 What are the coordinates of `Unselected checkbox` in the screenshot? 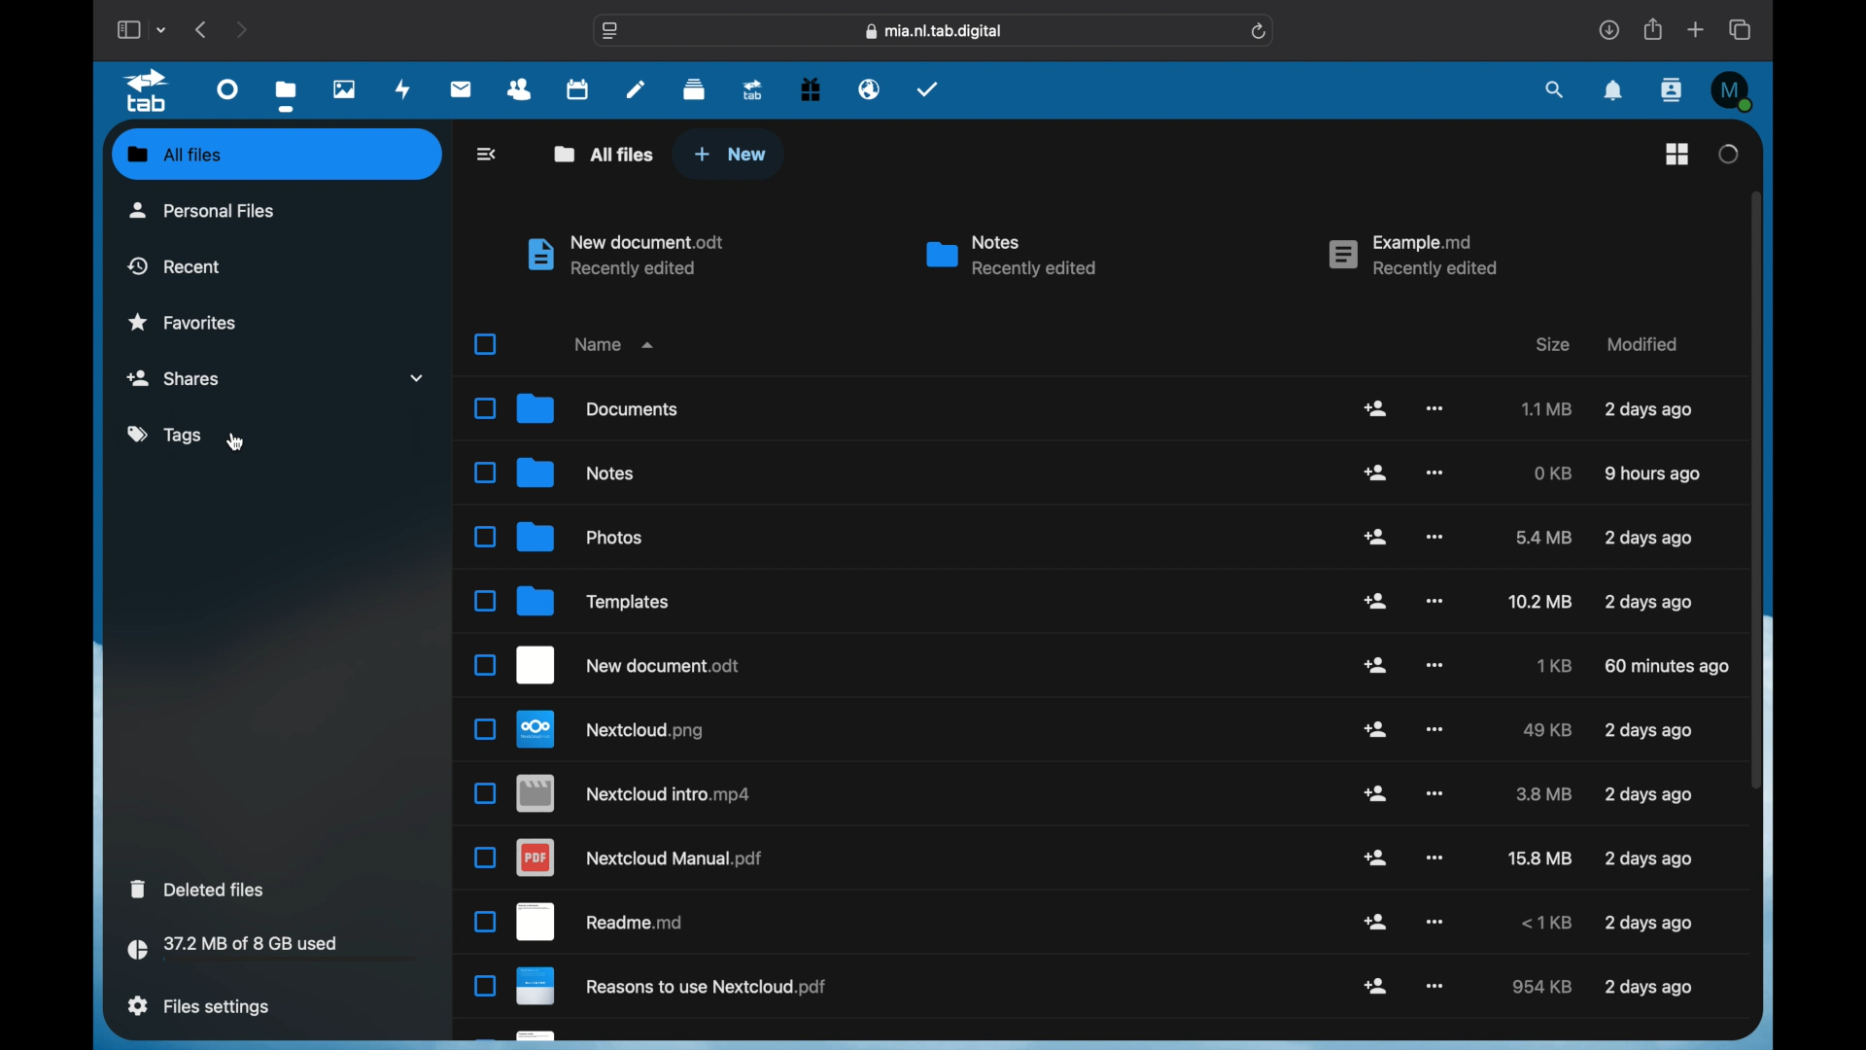 It's located at (485, 858).